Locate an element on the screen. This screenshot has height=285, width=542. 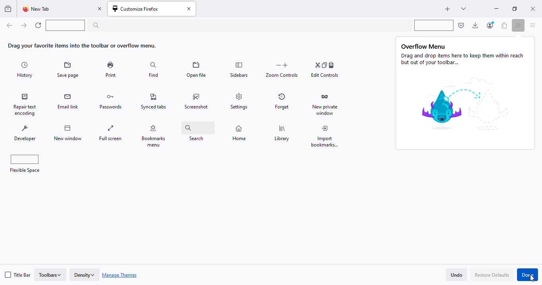
extensions is located at coordinates (504, 25).